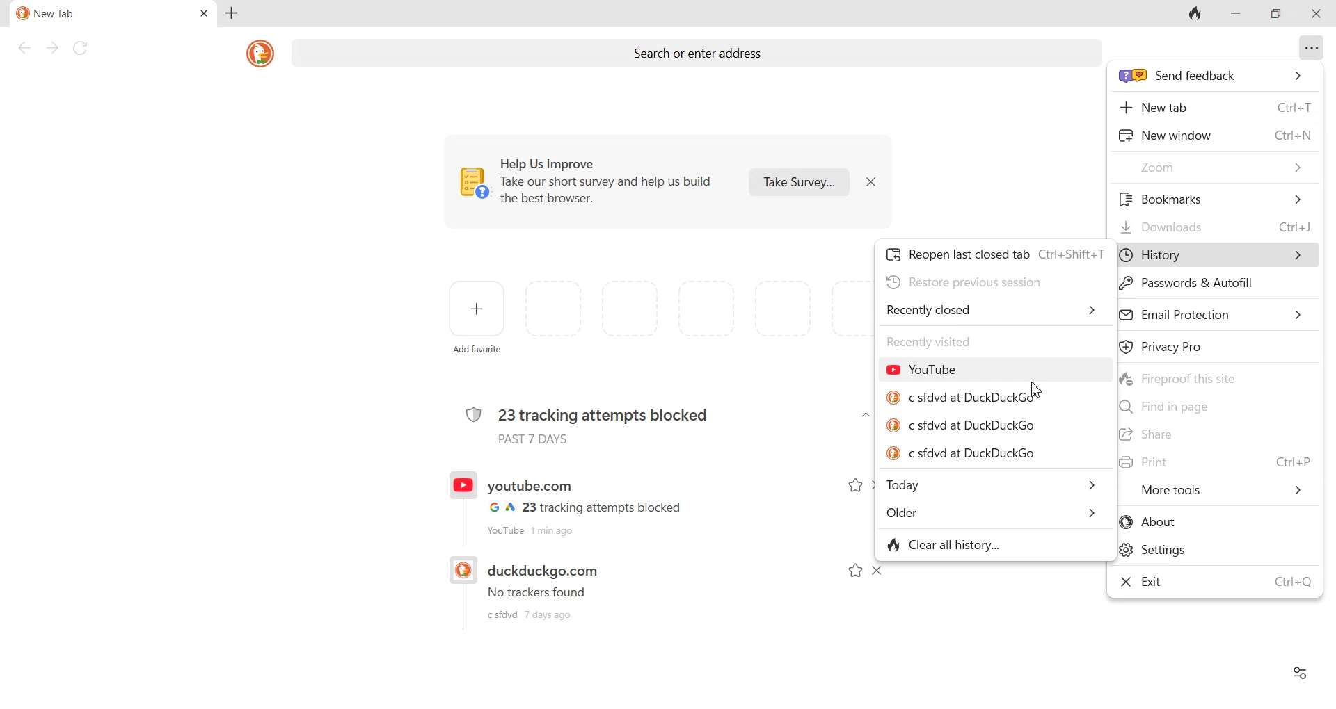 Image resolution: width=1336 pixels, height=709 pixels. What do you see at coordinates (477, 352) in the screenshot?
I see `add favorite` at bounding box center [477, 352].